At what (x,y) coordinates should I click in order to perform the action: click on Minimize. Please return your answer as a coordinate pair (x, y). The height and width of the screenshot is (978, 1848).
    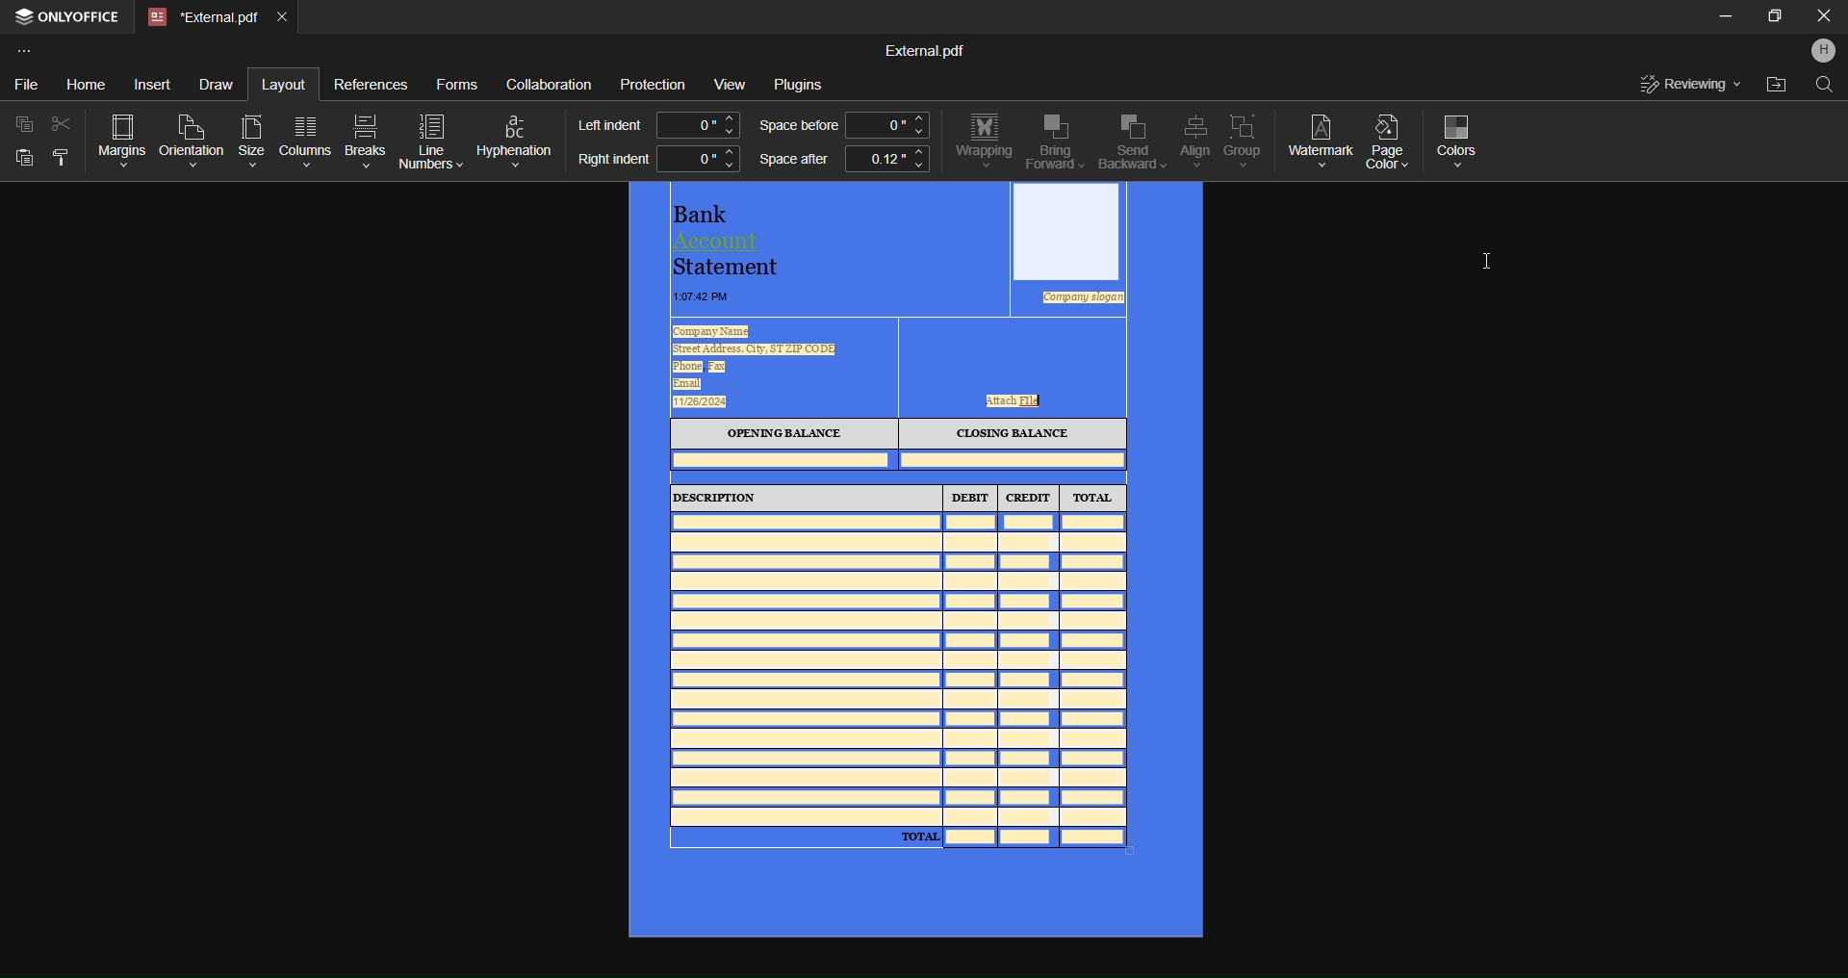
    Looking at the image, I should click on (1717, 18).